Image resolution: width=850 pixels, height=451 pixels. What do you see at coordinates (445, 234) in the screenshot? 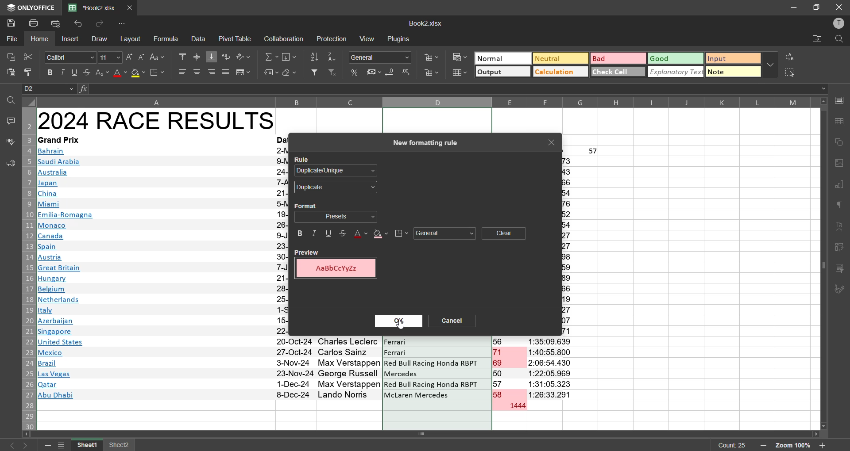
I see `general` at bounding box center [445, 234].